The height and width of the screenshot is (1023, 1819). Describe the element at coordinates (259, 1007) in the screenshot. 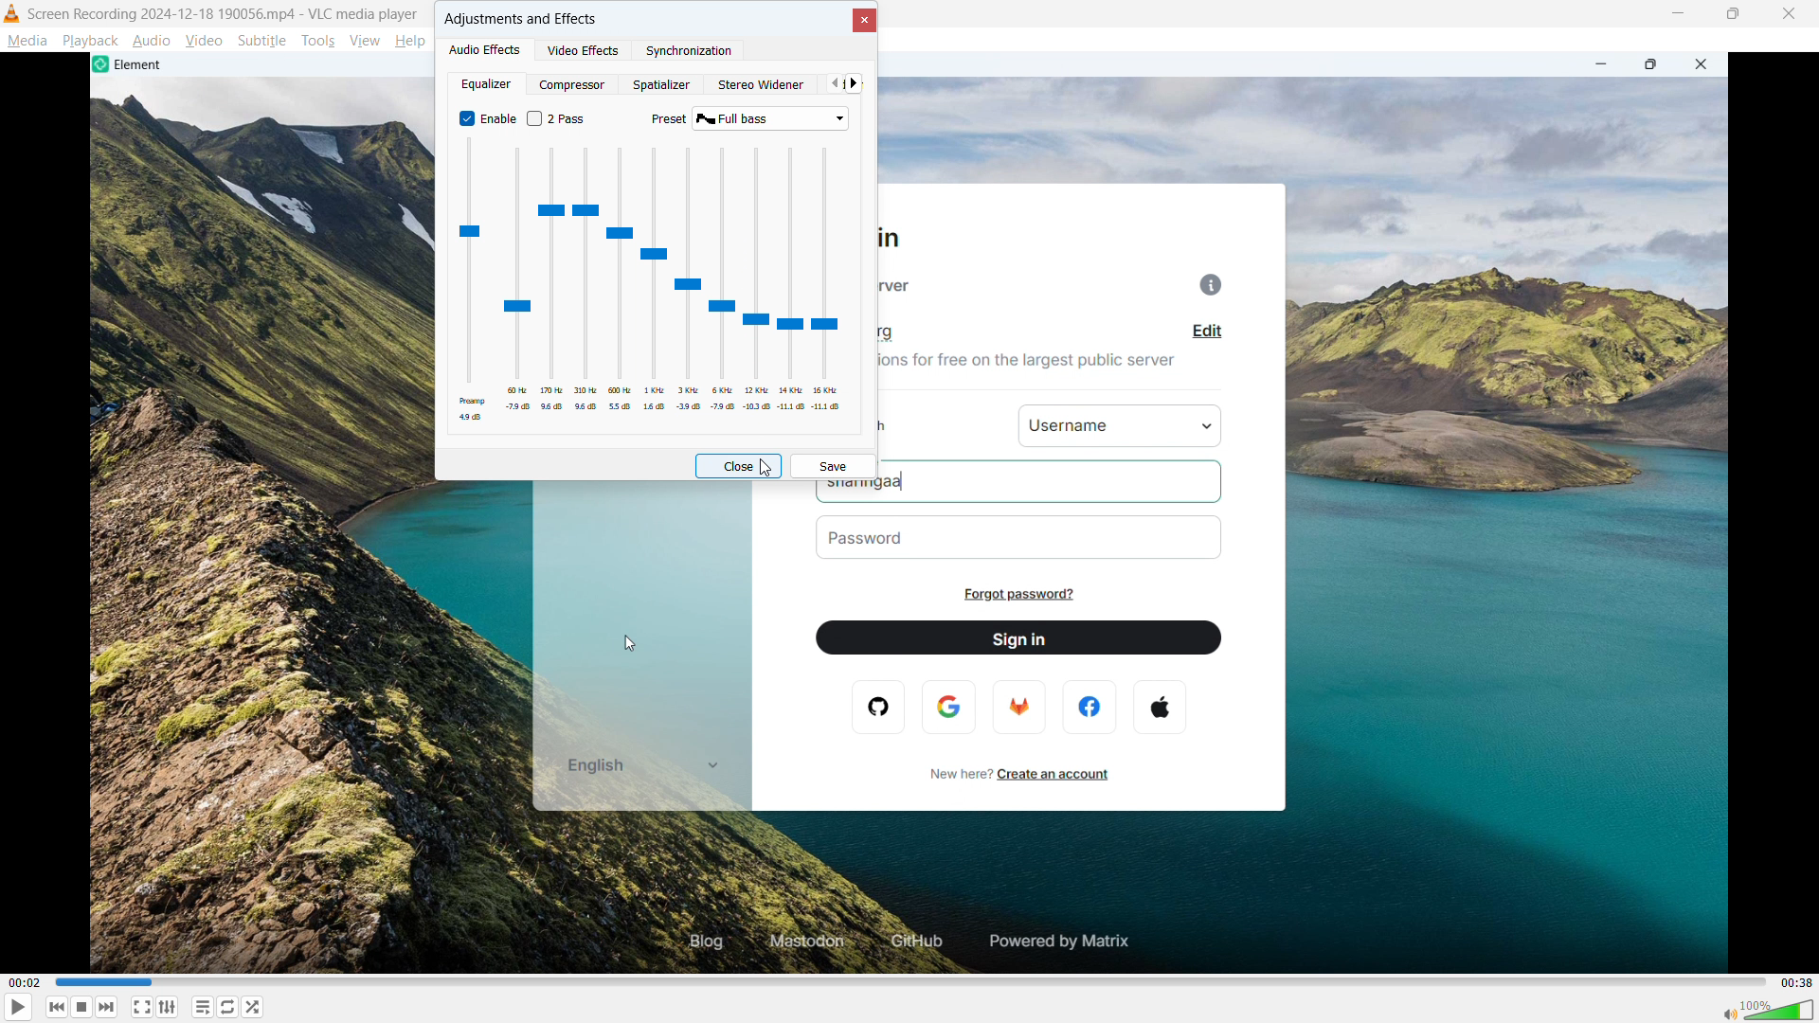

I see `shuffle` at that location.